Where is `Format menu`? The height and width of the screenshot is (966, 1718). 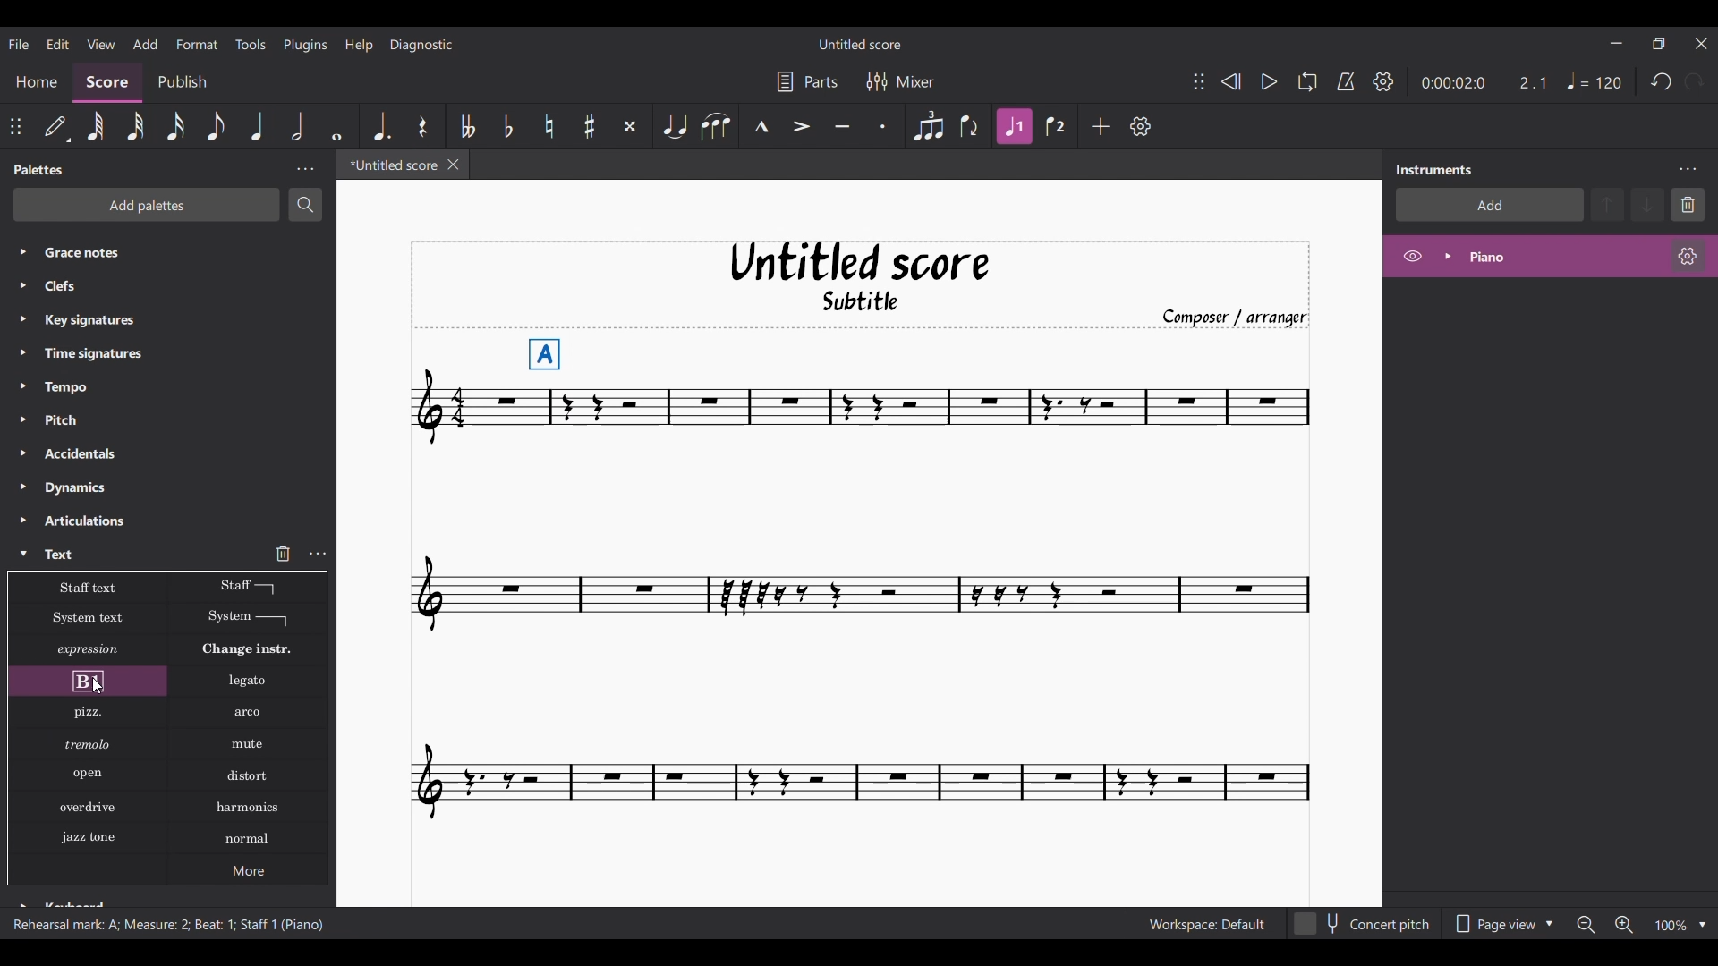
Format menu is located at coordinates (196, 43).